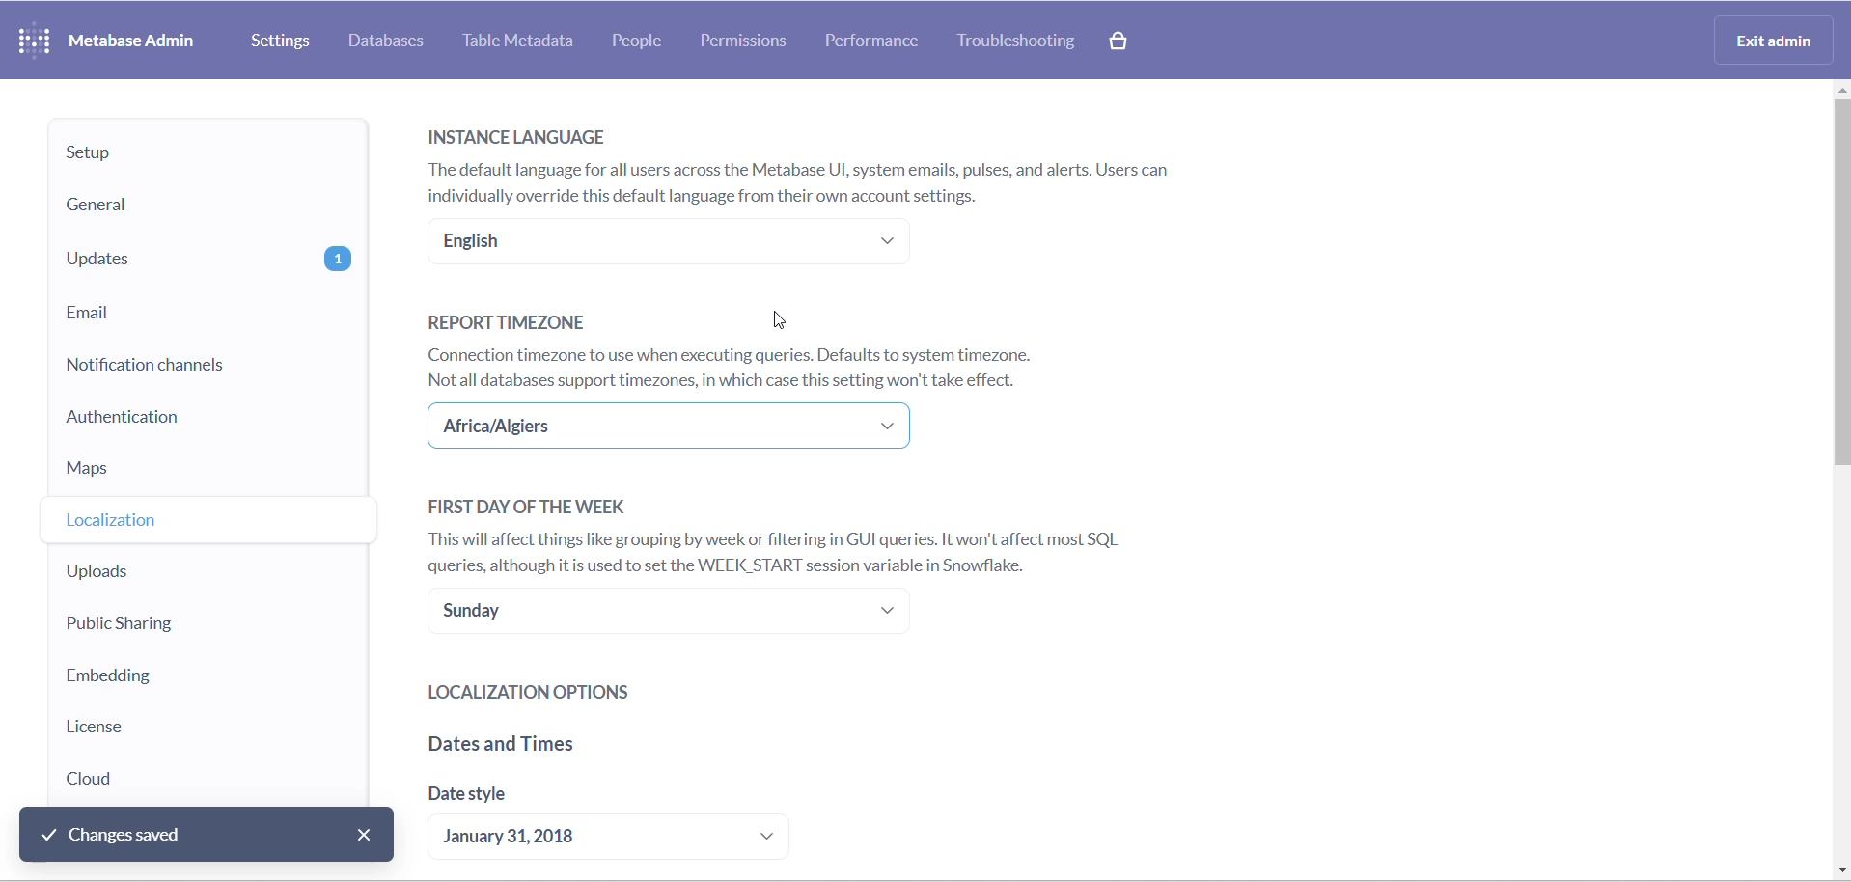 The height and width of the screenshot is (882, 1851). Describe the element at coordinates (106, 39) in the screenshot. I see `LOGO AND APPLICATION NAME` at that location.